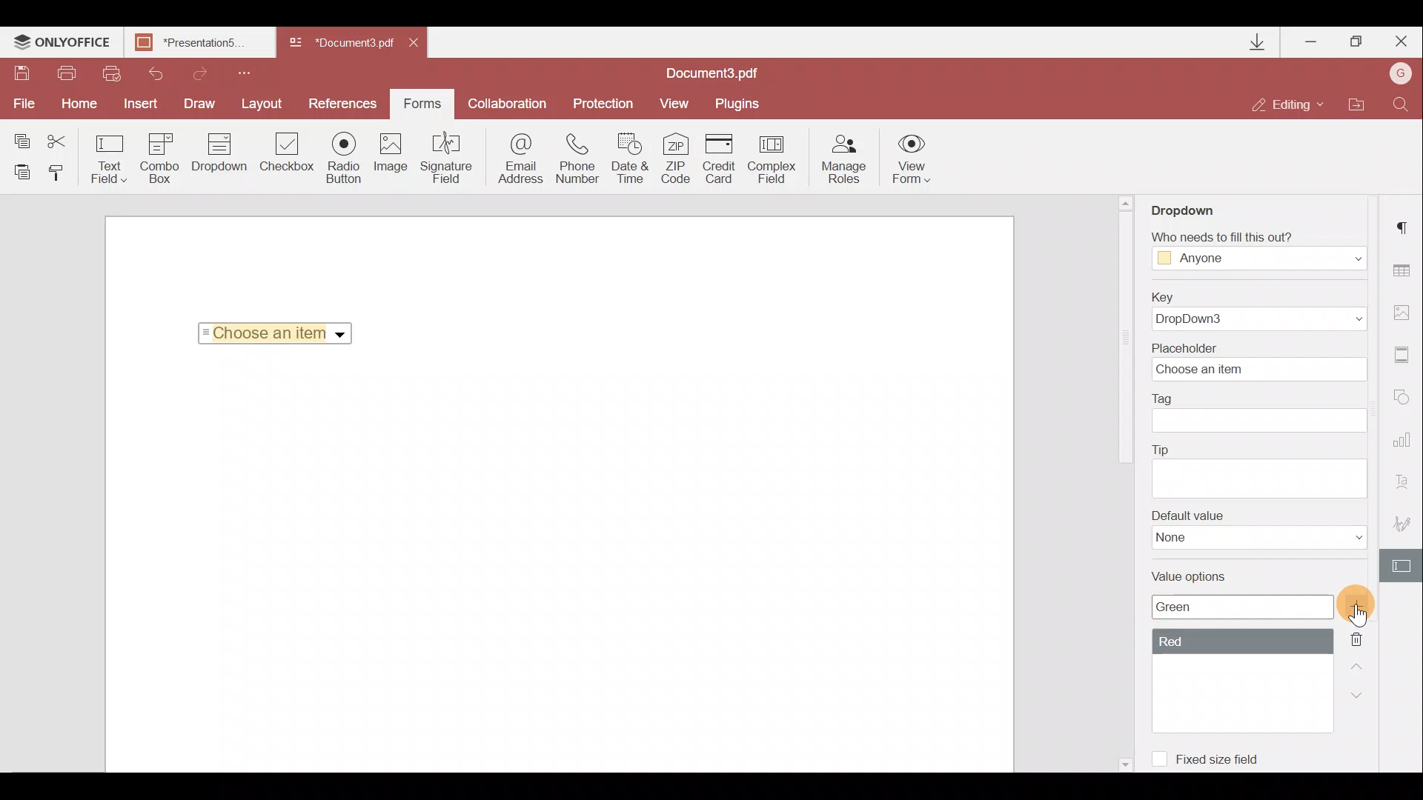  What do you see at coordinates (1266, 414) in the screenshot?
I see `Tag` at bounding box center [1266, 414].